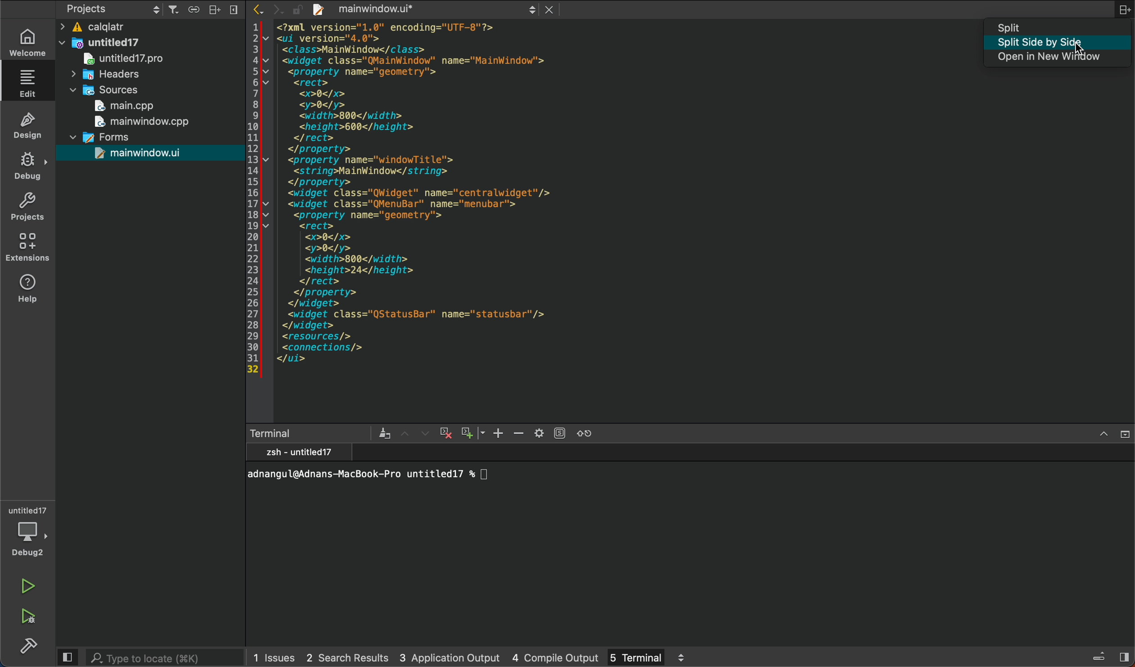 The height and width of the screenshot is (667, 1135). I want to click on terminal, so click(313, 433).